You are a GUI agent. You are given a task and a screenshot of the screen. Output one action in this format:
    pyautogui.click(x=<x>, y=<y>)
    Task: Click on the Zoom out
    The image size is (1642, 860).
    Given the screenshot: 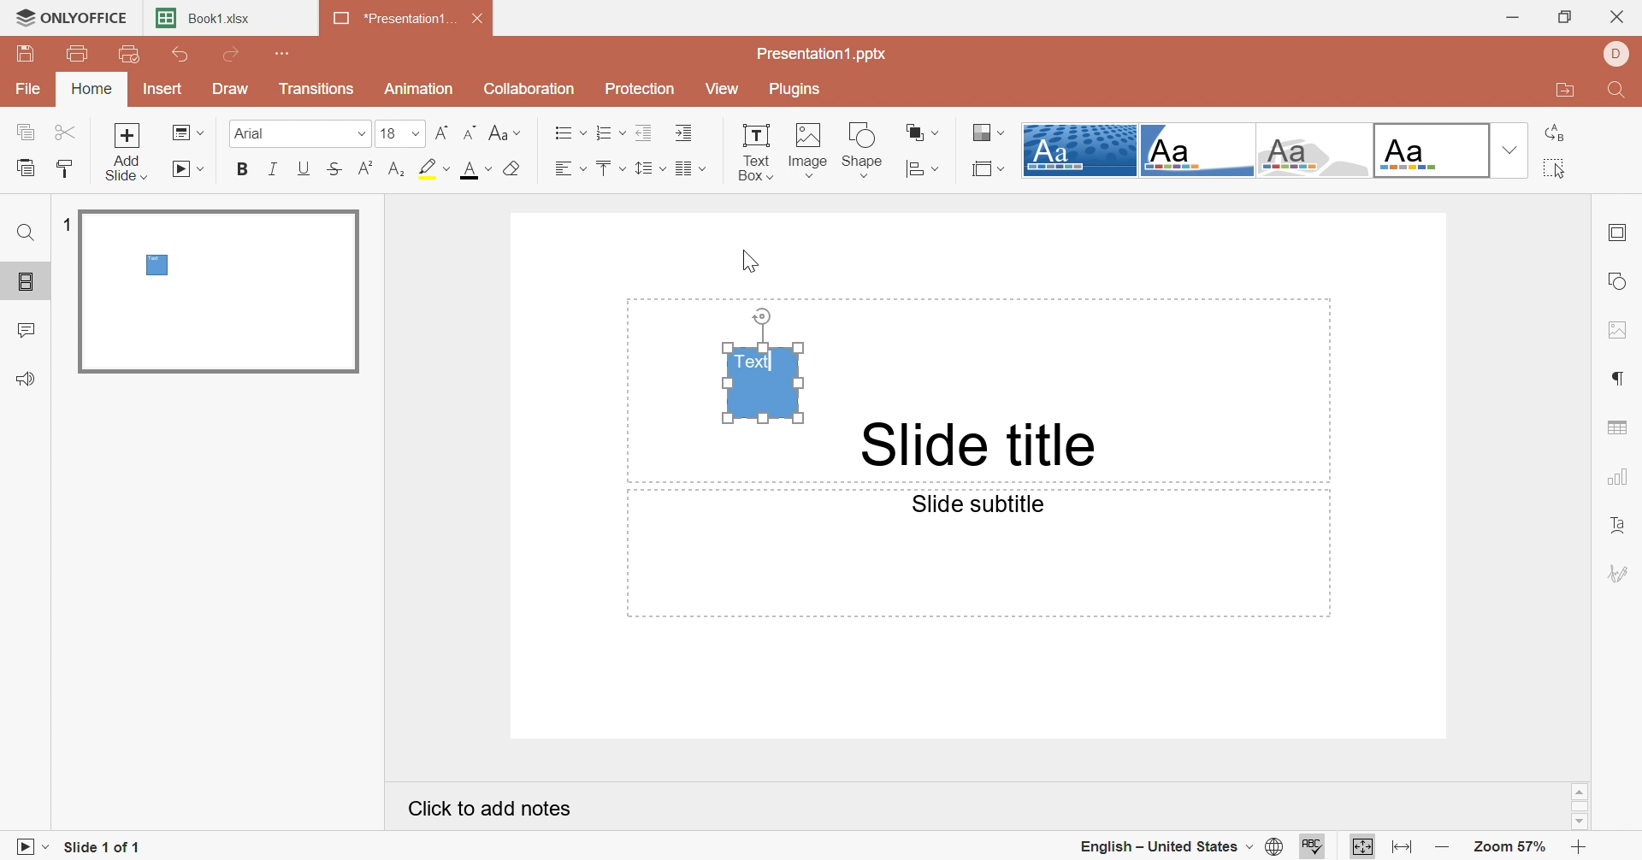 What is the action you would take?
    pyautogui.click(x=1444, y=845)
    